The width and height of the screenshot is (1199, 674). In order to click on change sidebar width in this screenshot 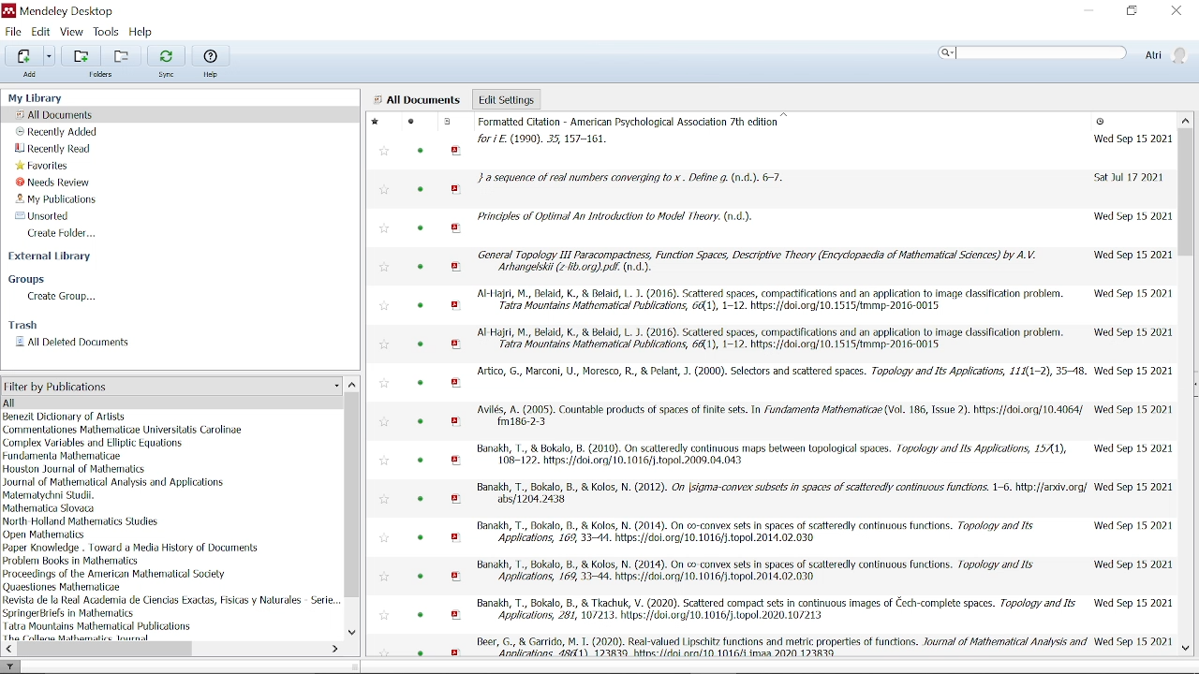, I will do `click(354, 666)`.